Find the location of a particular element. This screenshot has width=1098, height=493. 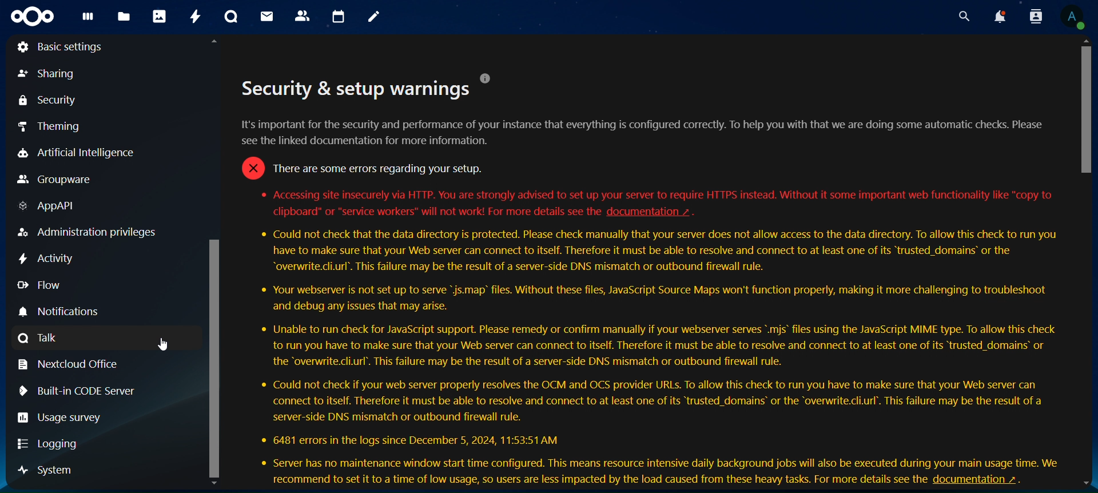

hyperlink is located at coordinates (658, 210).